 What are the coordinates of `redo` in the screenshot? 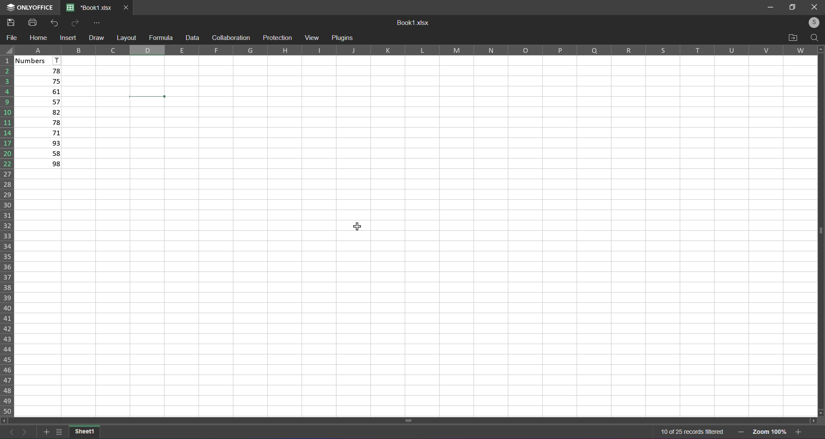 It's located at (73, 23).